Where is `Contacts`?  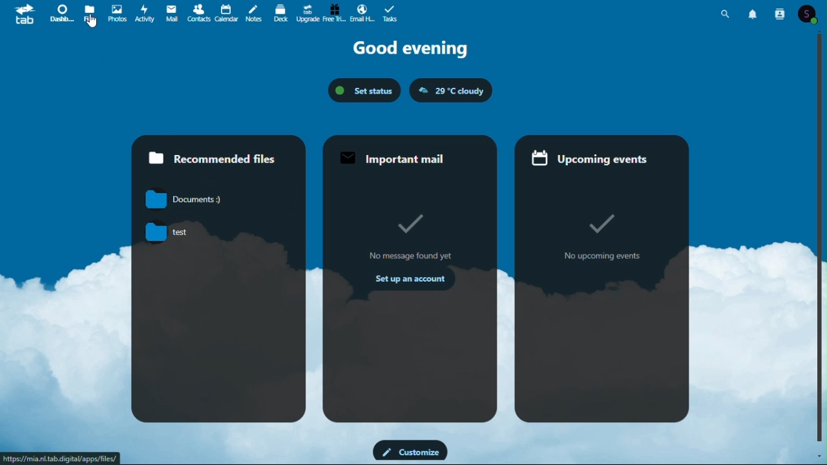 Contacts is located at coordinates (782, 13).